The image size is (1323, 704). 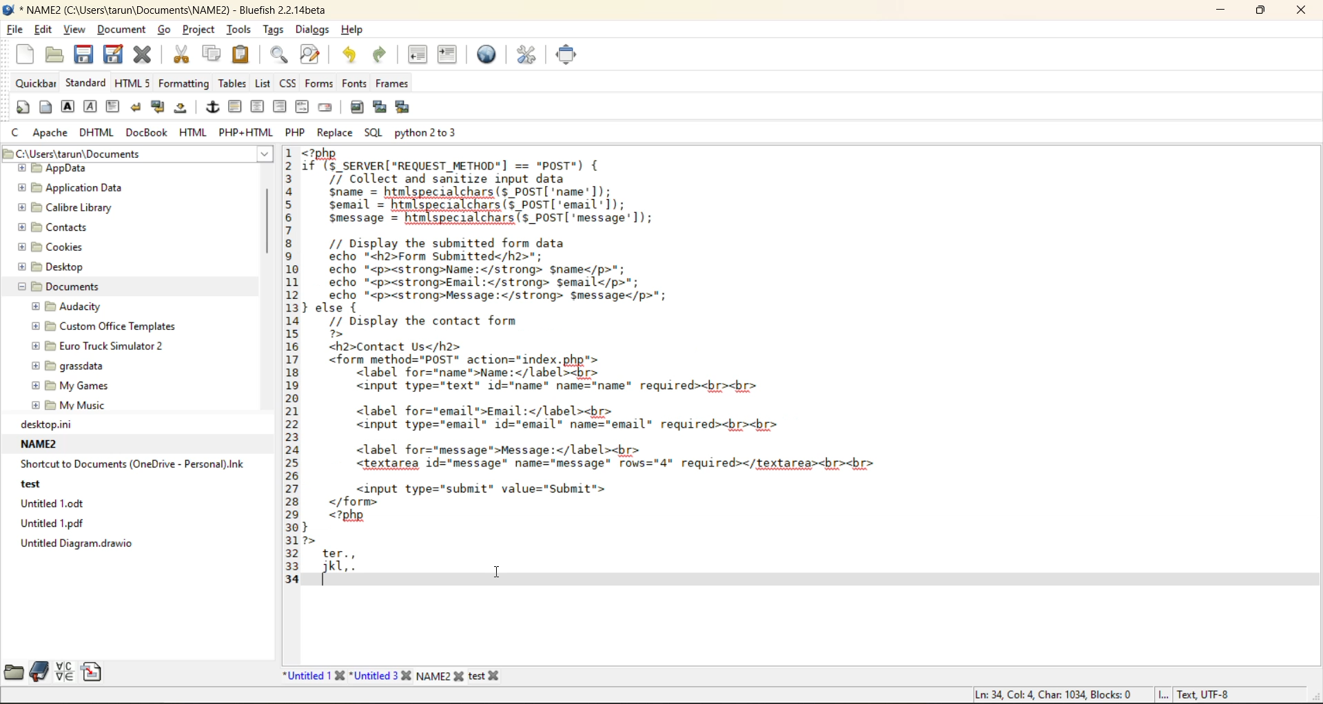 What do you see at coordinates (500, 571) in the screenshot?
I see `cursor on editor` at bounding box center [500, 571].